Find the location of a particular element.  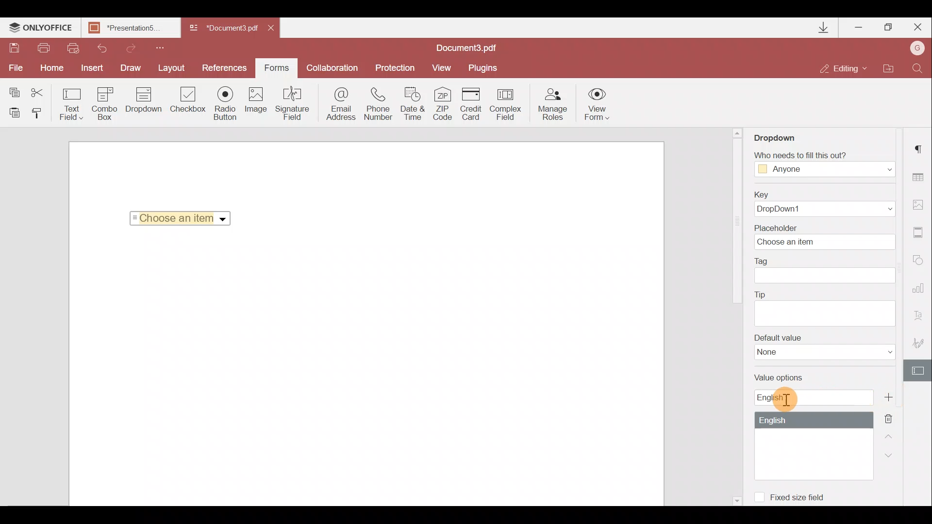

Plugins is located at coordinates (484, 66).